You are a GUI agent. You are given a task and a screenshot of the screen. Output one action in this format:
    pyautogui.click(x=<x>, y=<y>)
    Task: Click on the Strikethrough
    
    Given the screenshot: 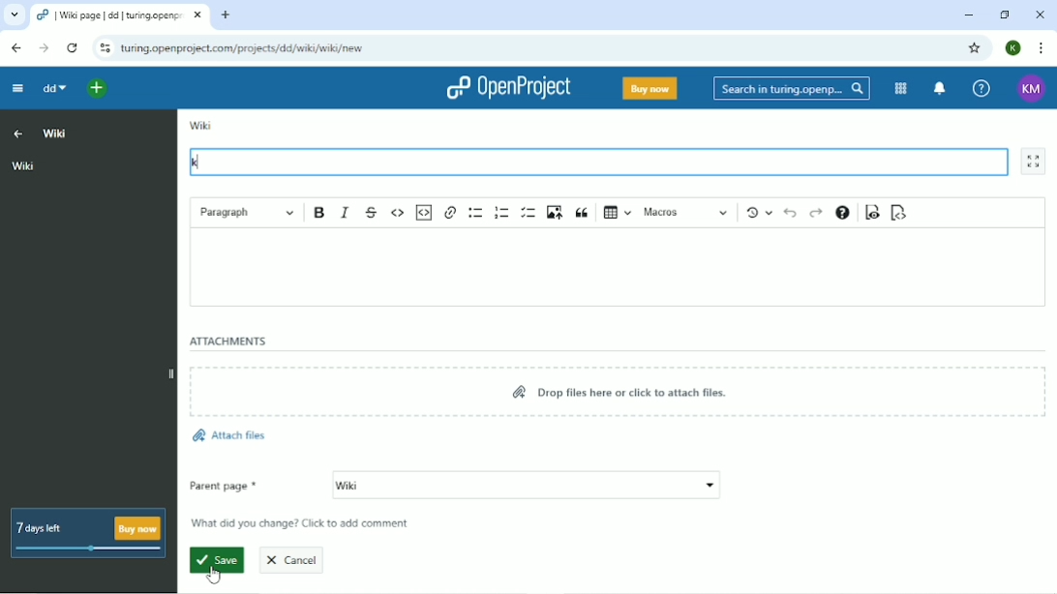 What is the action you would take?
    pyautogui.click(x=369, y=211)
    